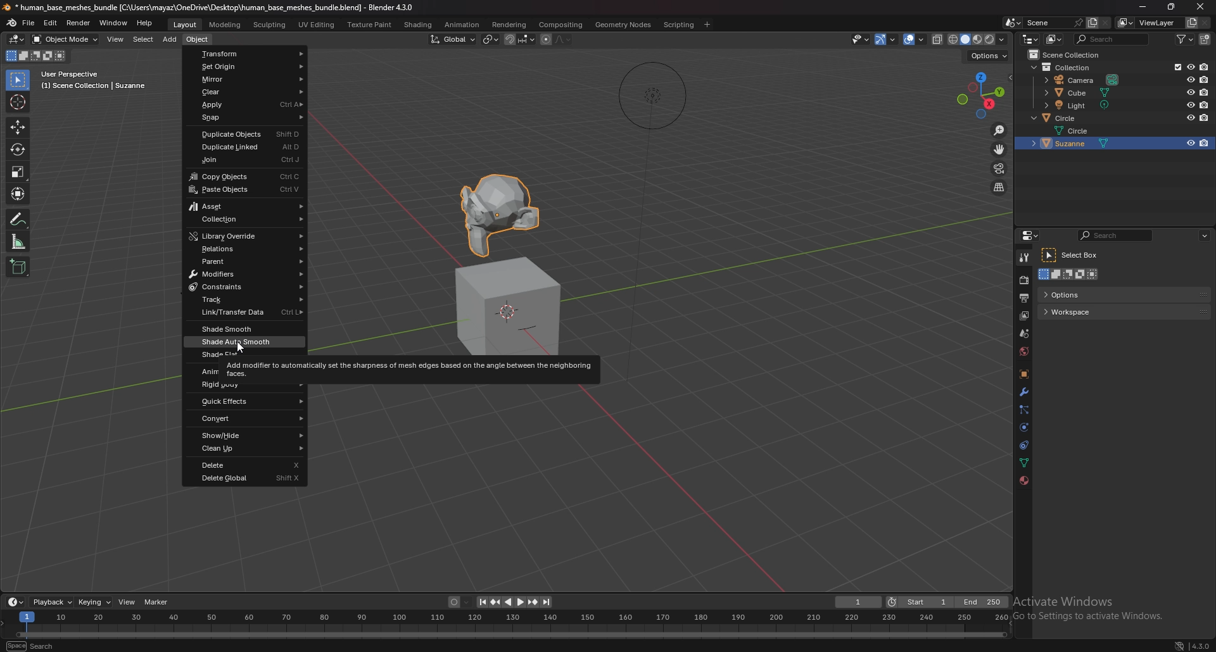  I want to click on select, so click(144, 39).